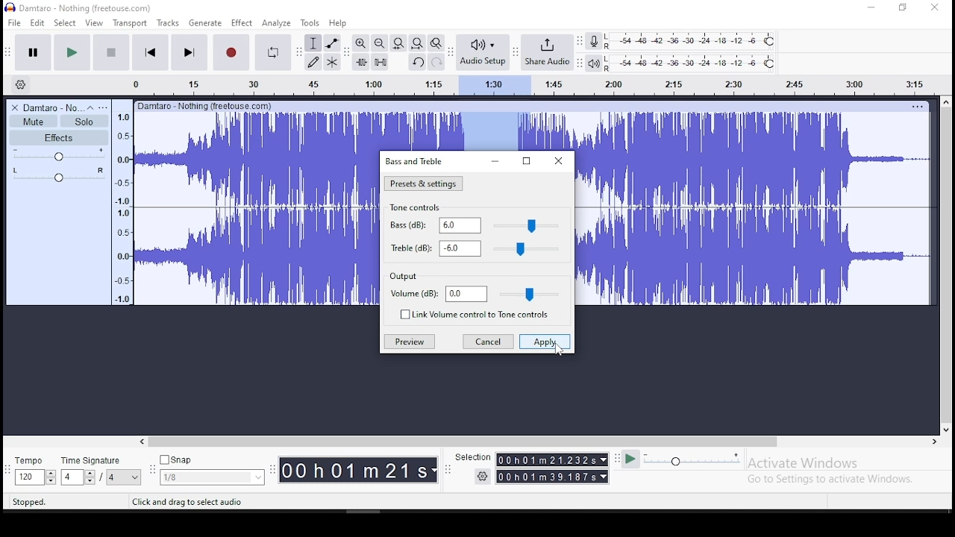 The height and width of the screenshot is (537, 955). I want to click on , so click(616, 459).